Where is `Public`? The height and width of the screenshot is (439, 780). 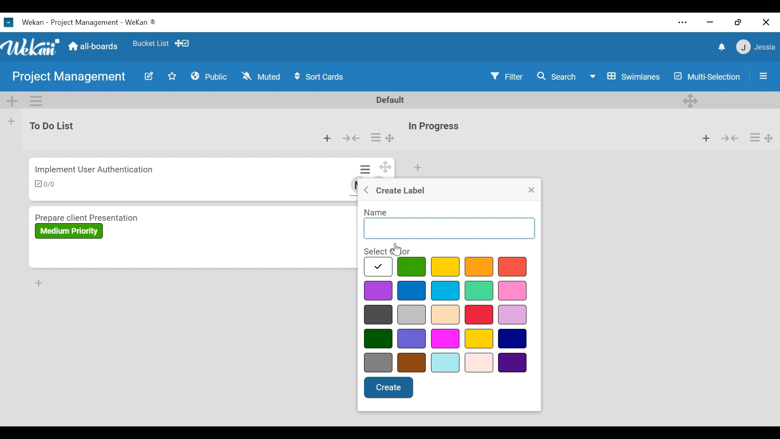 Public is located at coordinates (209, 76).